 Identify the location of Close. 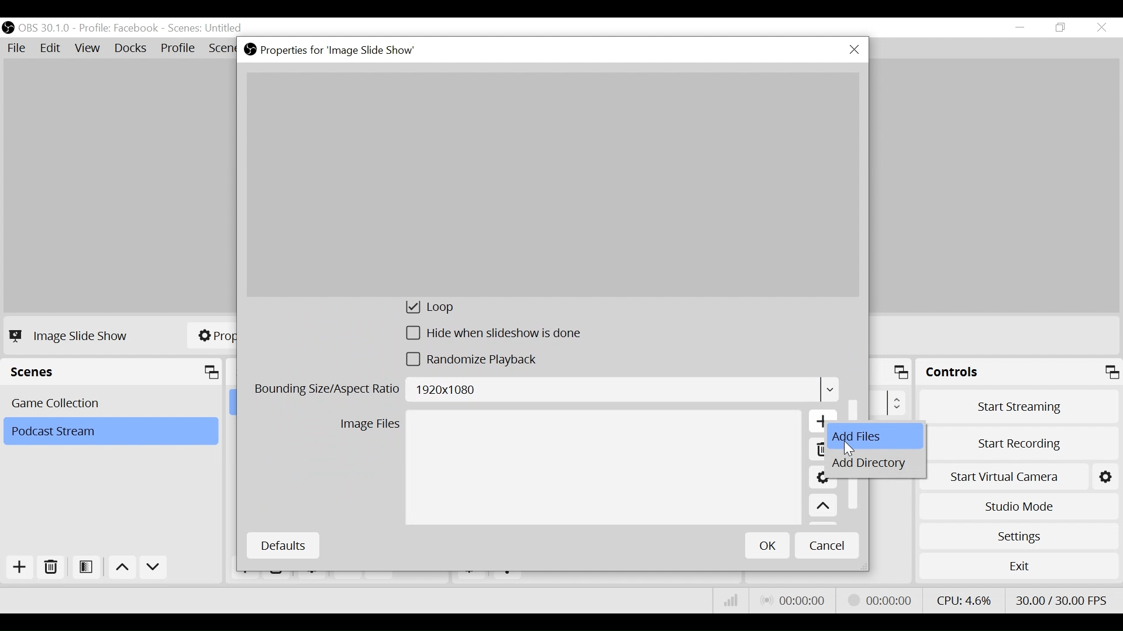
(1101, 28).